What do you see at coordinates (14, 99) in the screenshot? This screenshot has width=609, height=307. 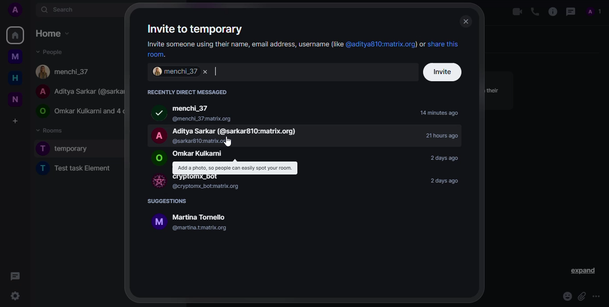 I see `new` at bounding box center [14, 99].